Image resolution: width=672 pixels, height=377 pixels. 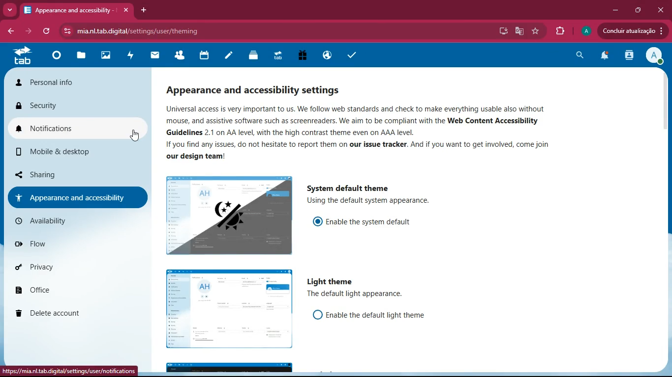 I want to click on home, so click(x=60, y=57).